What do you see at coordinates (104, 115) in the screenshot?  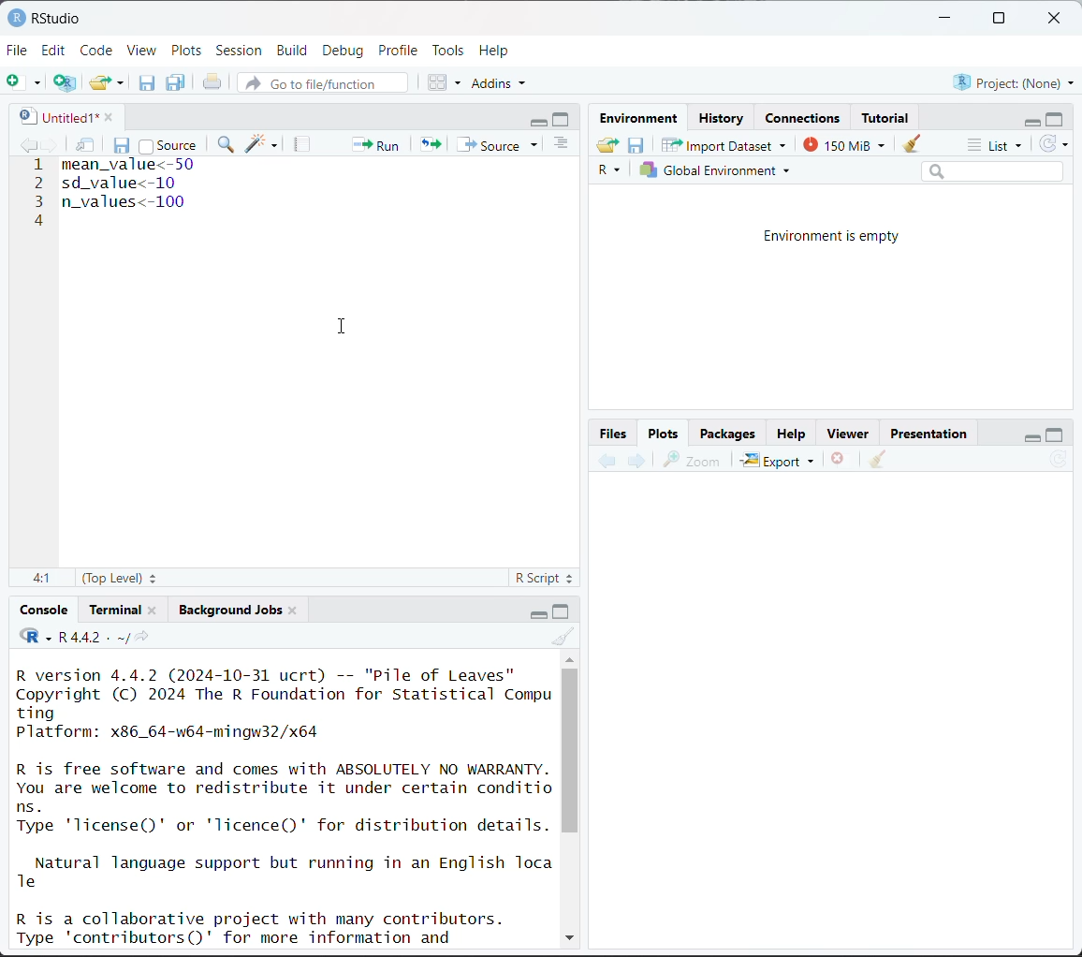 I see `close` at bounding box center [104, 115].